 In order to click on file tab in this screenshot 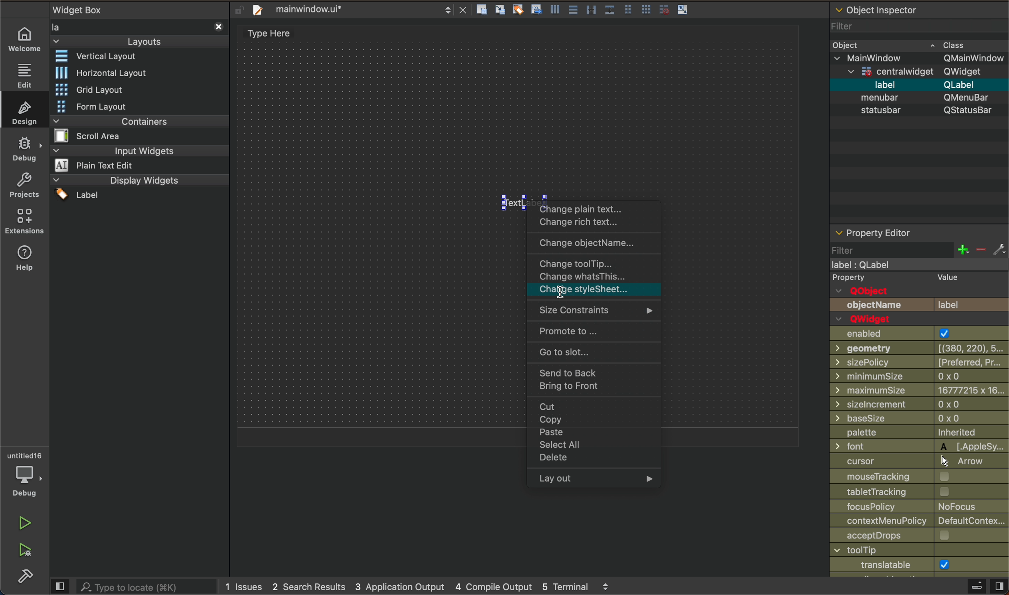, I will do `click(360, 8)`.